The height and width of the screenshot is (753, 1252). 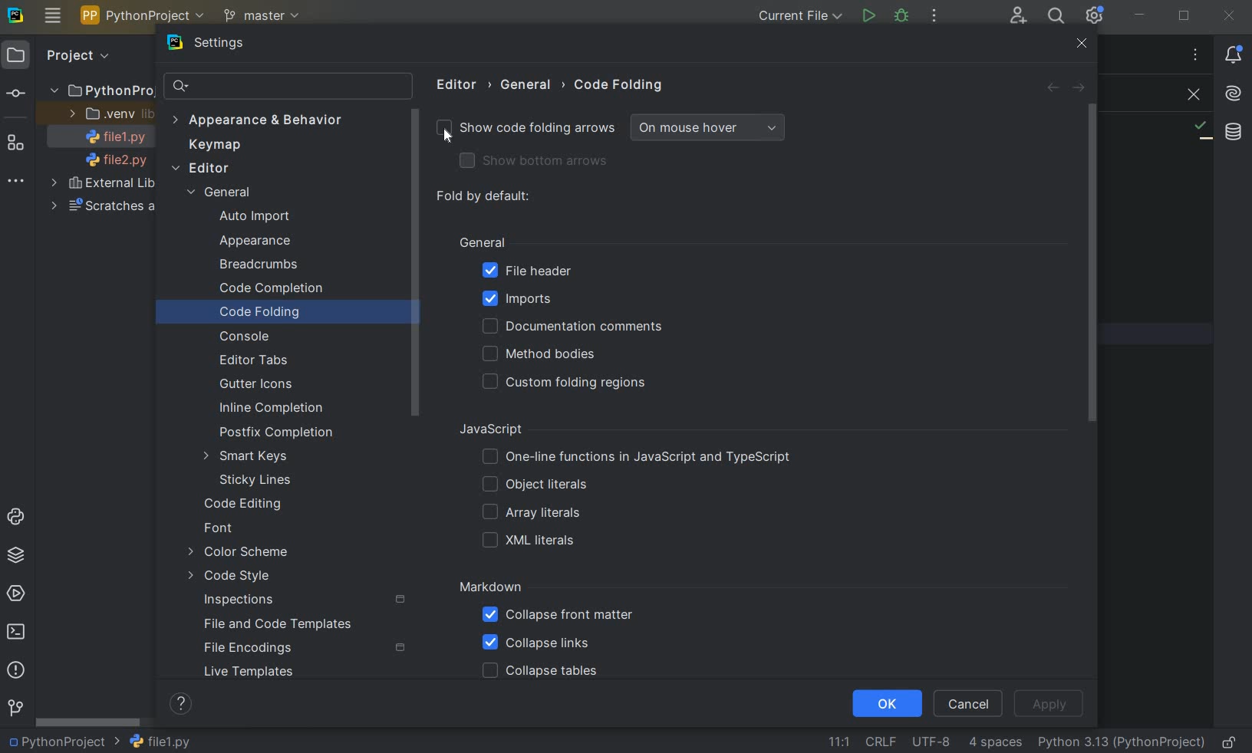 What do you see at coordinates (1098, 264) in the screenshot?
I see `SCROLLBAR` at bounding box center [1098, 264].